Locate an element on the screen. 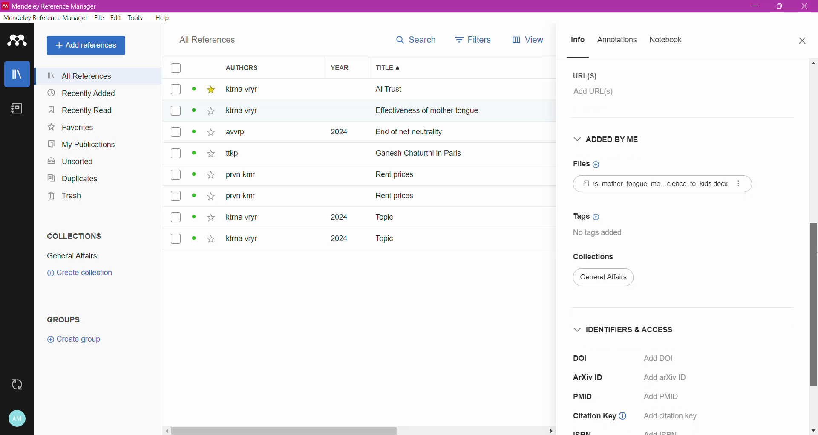 This screenshot has width=818, height=435. ktma vtyr is located at coordinates (248, 89).